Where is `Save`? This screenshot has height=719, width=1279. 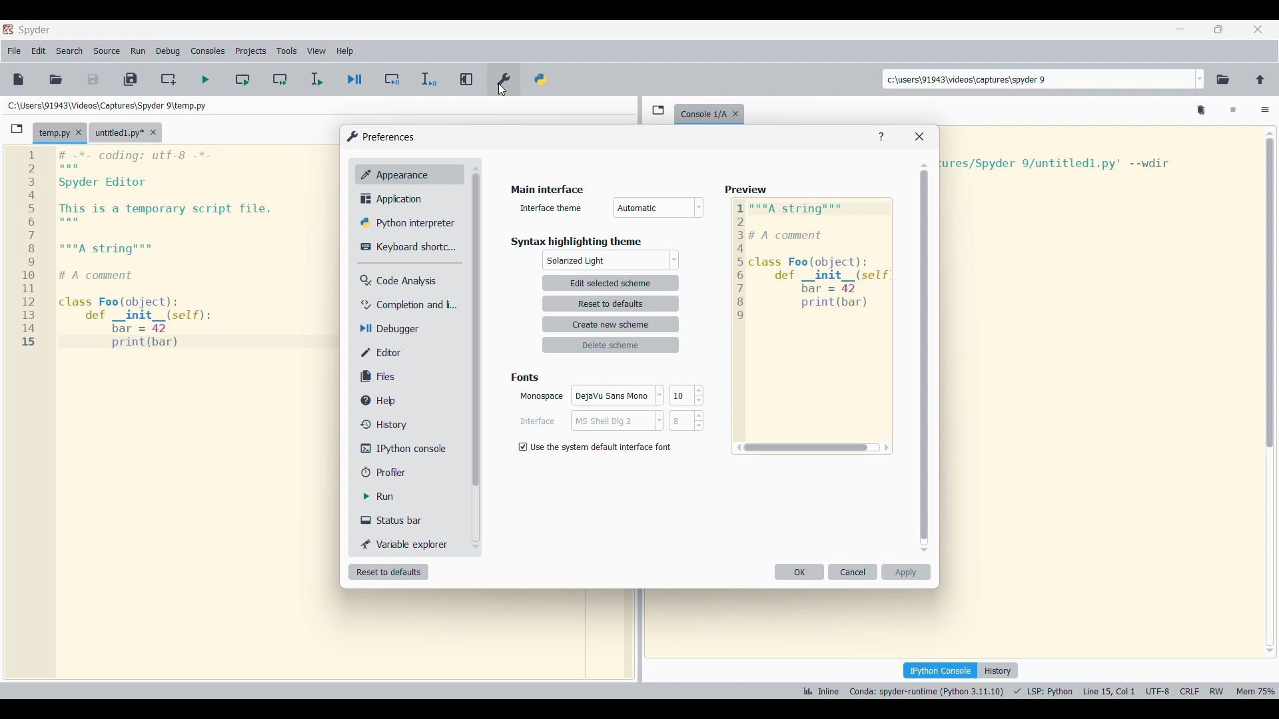
Save is located at coordinates (93, 79).